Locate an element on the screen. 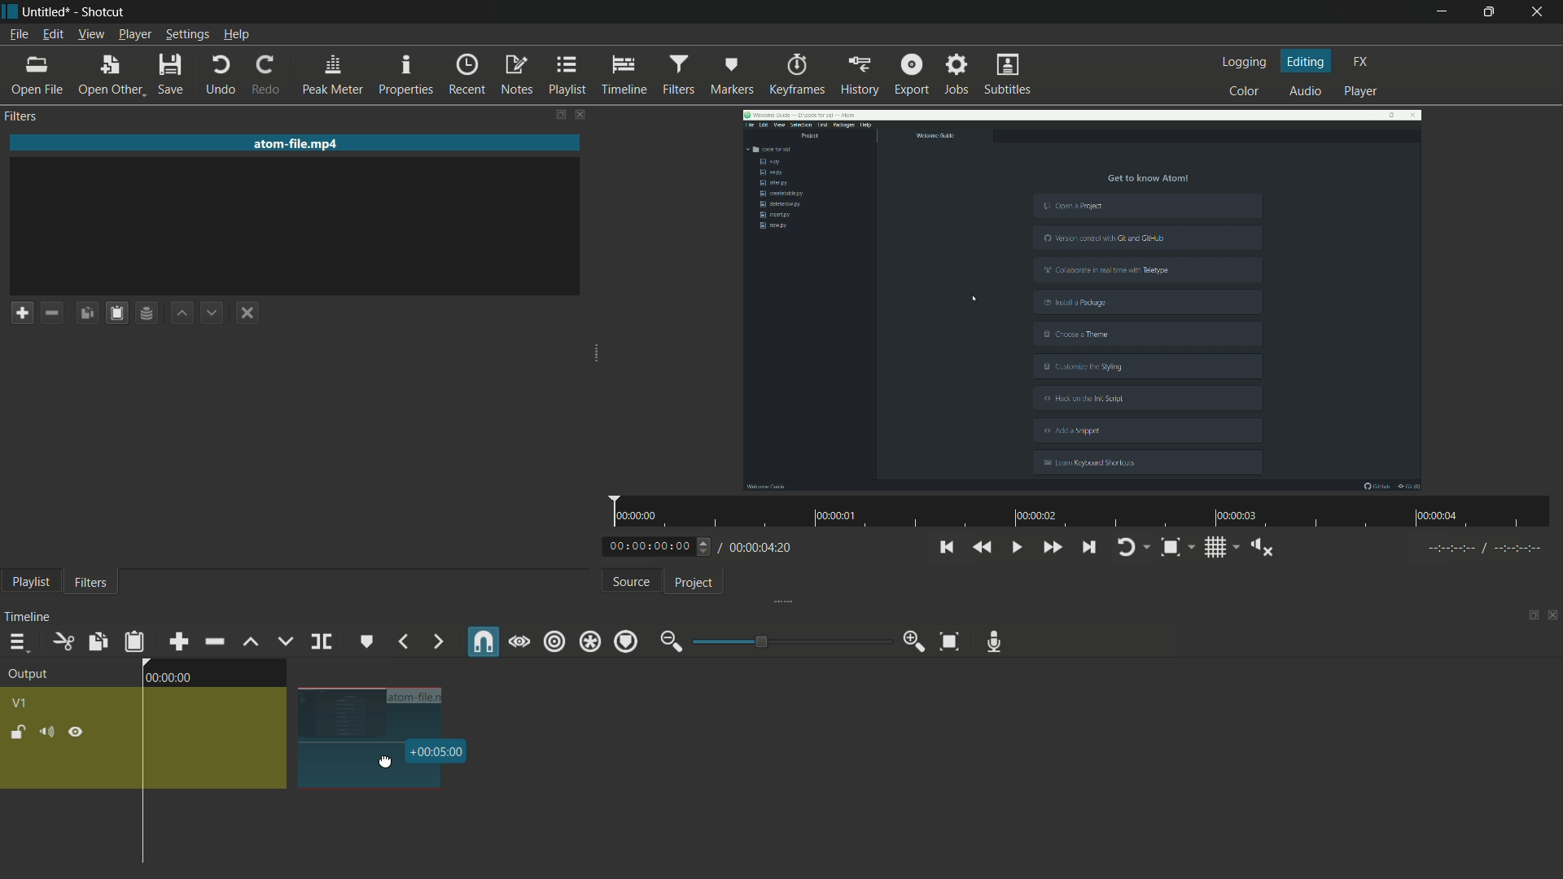 The image size is (1563, 879). open other is located at coordinates (109, 75).